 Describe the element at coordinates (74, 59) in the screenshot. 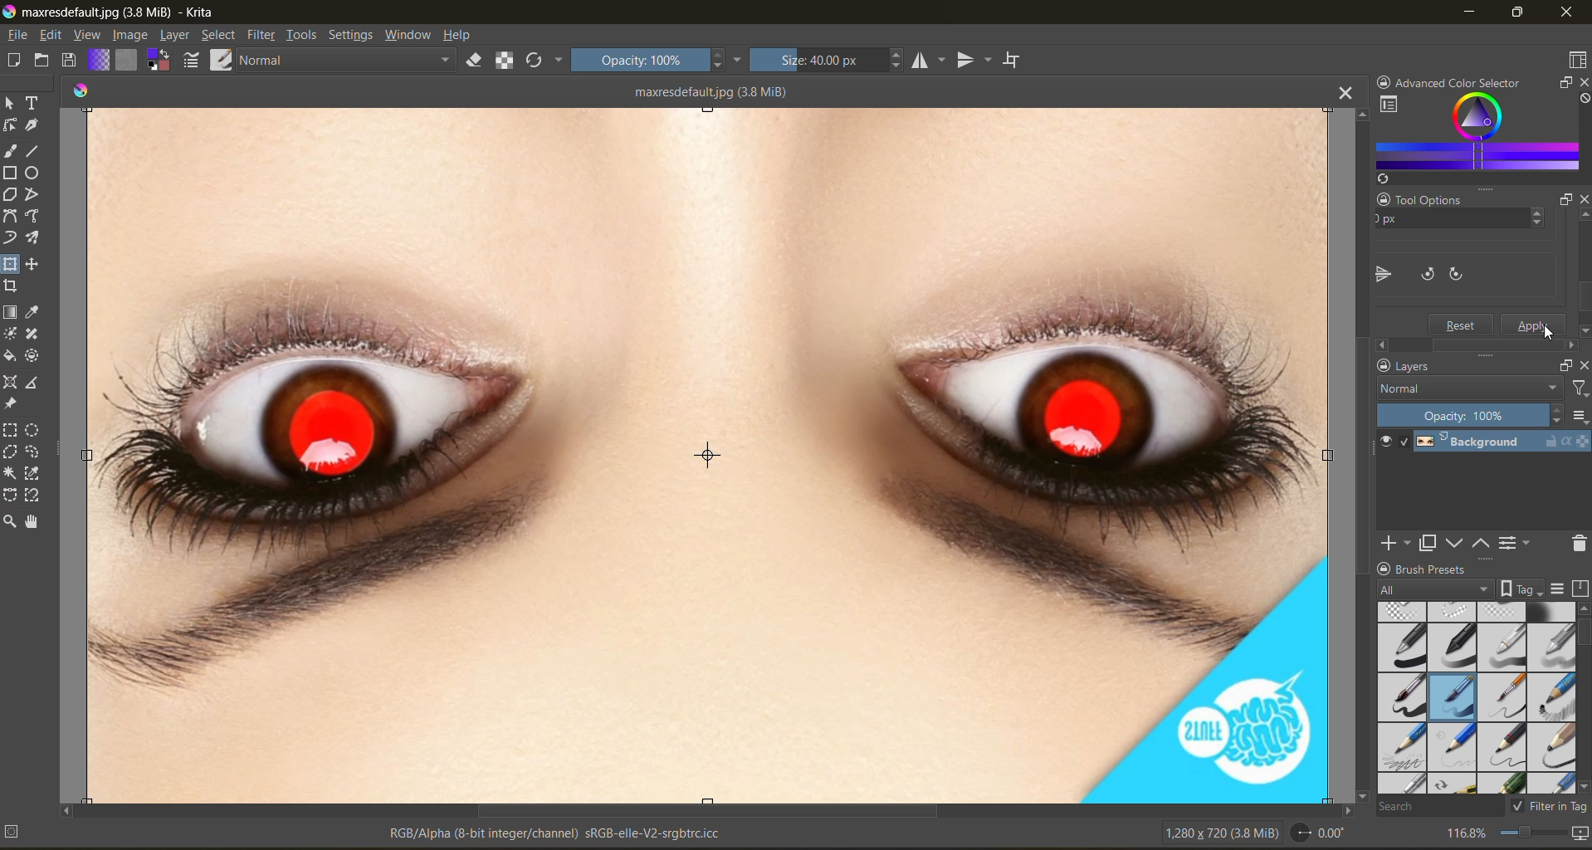

I see `save` at that location.